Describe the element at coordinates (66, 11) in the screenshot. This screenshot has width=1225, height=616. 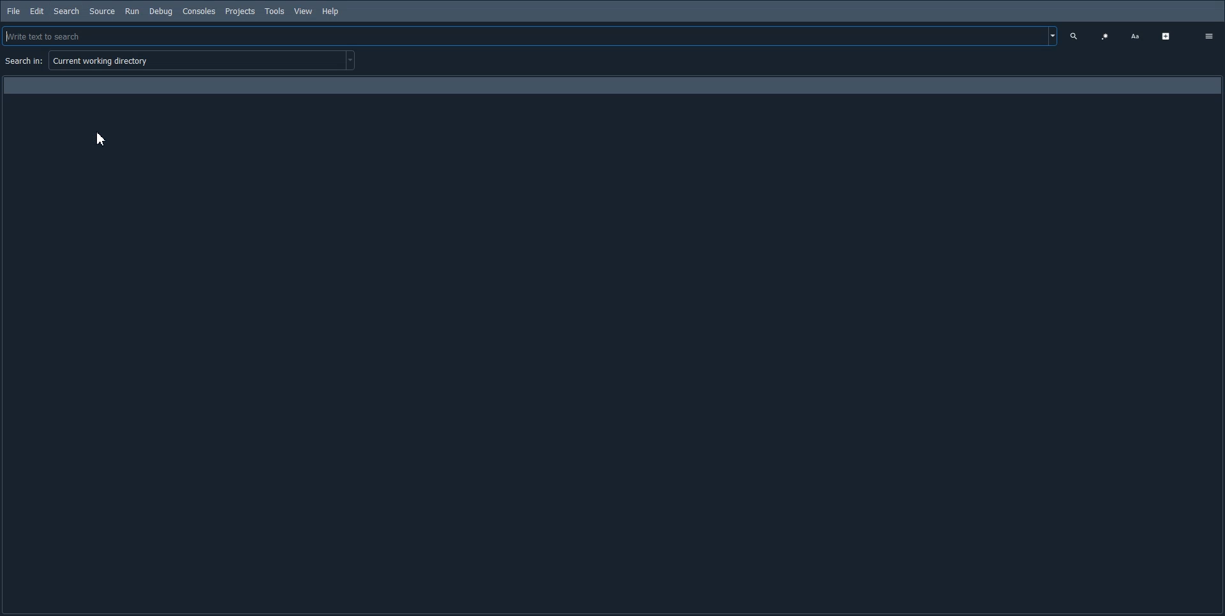
I see `Search` at that location.